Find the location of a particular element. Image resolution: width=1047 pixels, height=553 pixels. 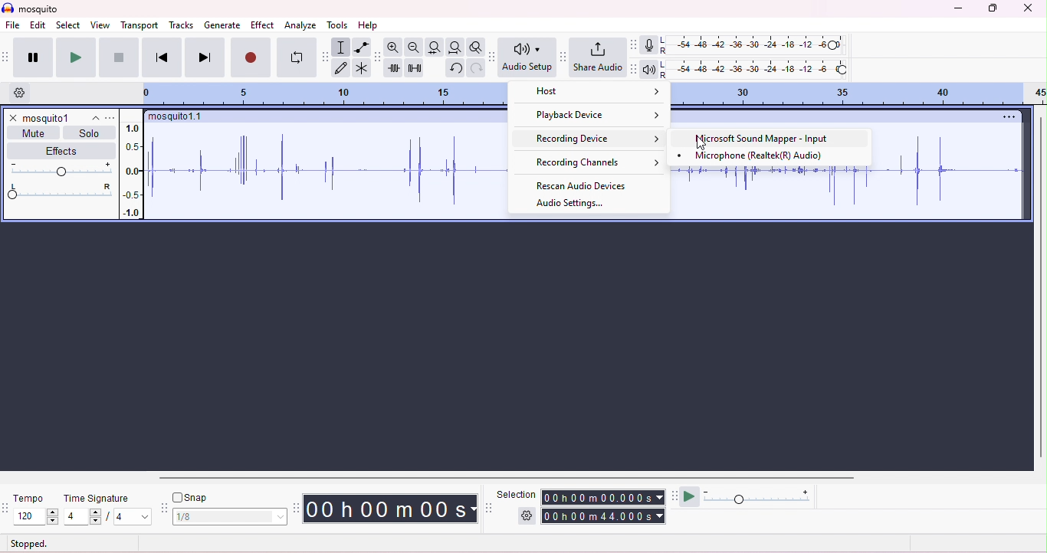

playback device is located at coordinates (596, 116).